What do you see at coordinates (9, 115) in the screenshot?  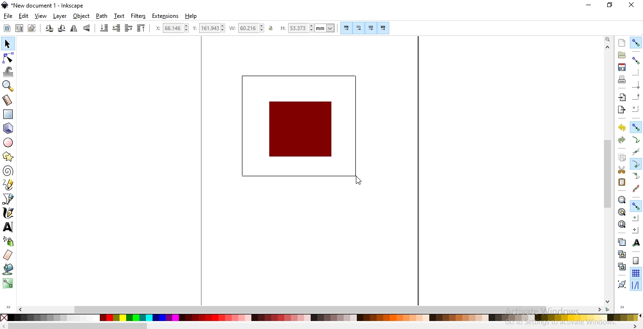 I see `create rectangles and squares` at bounding box center [9, 115].